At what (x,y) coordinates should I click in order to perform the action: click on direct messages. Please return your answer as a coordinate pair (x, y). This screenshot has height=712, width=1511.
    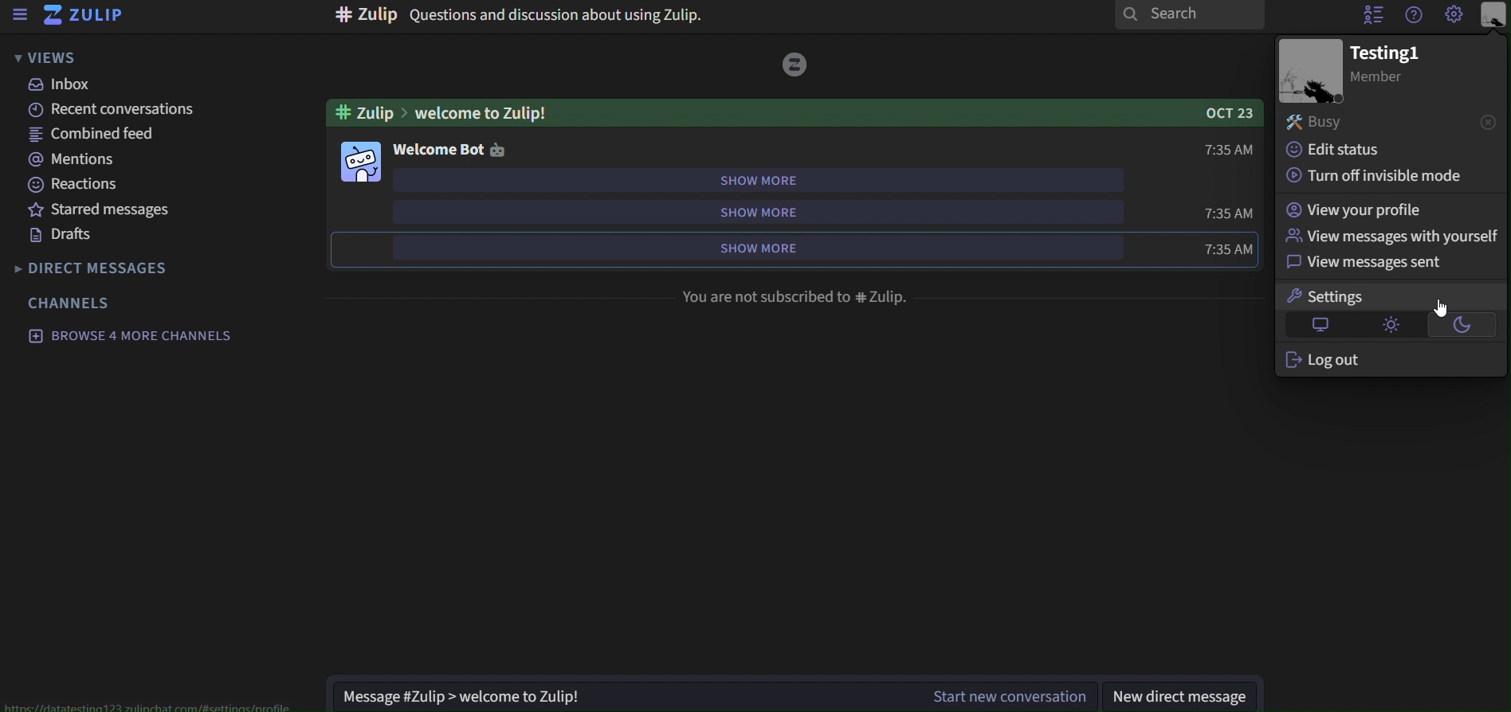
    Looking at the image, I should click on (96, 269).